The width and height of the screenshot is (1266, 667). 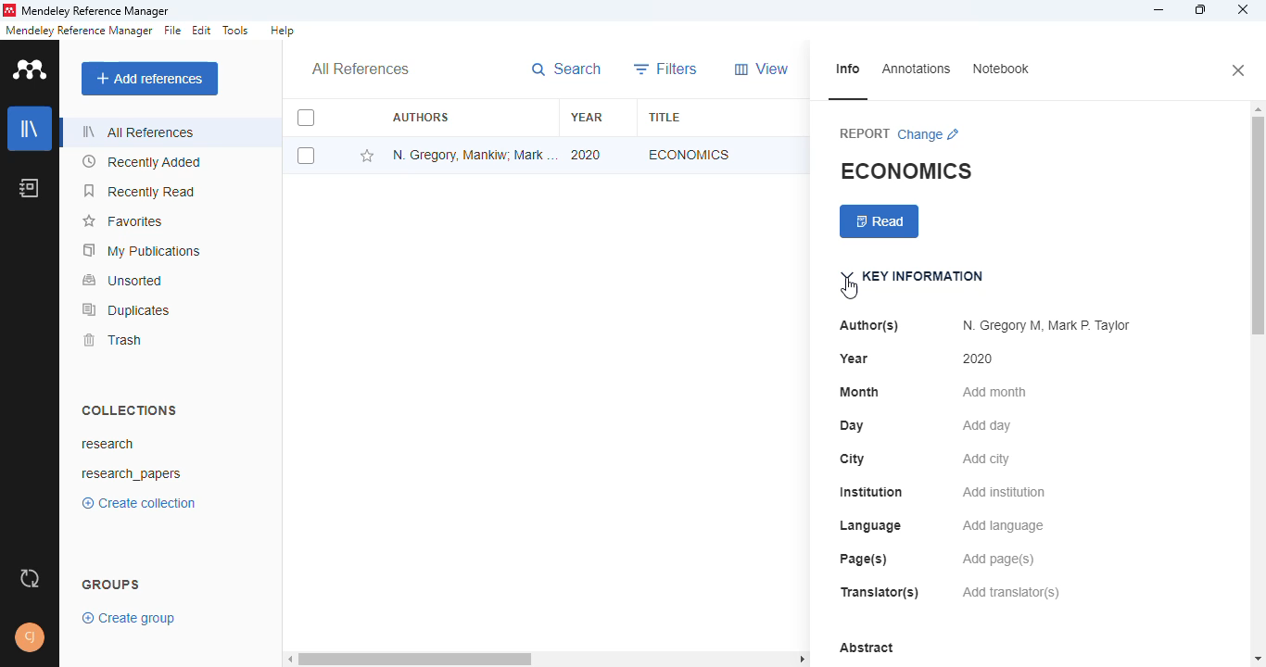 I want to click on logo, so click(x=32, y=70).